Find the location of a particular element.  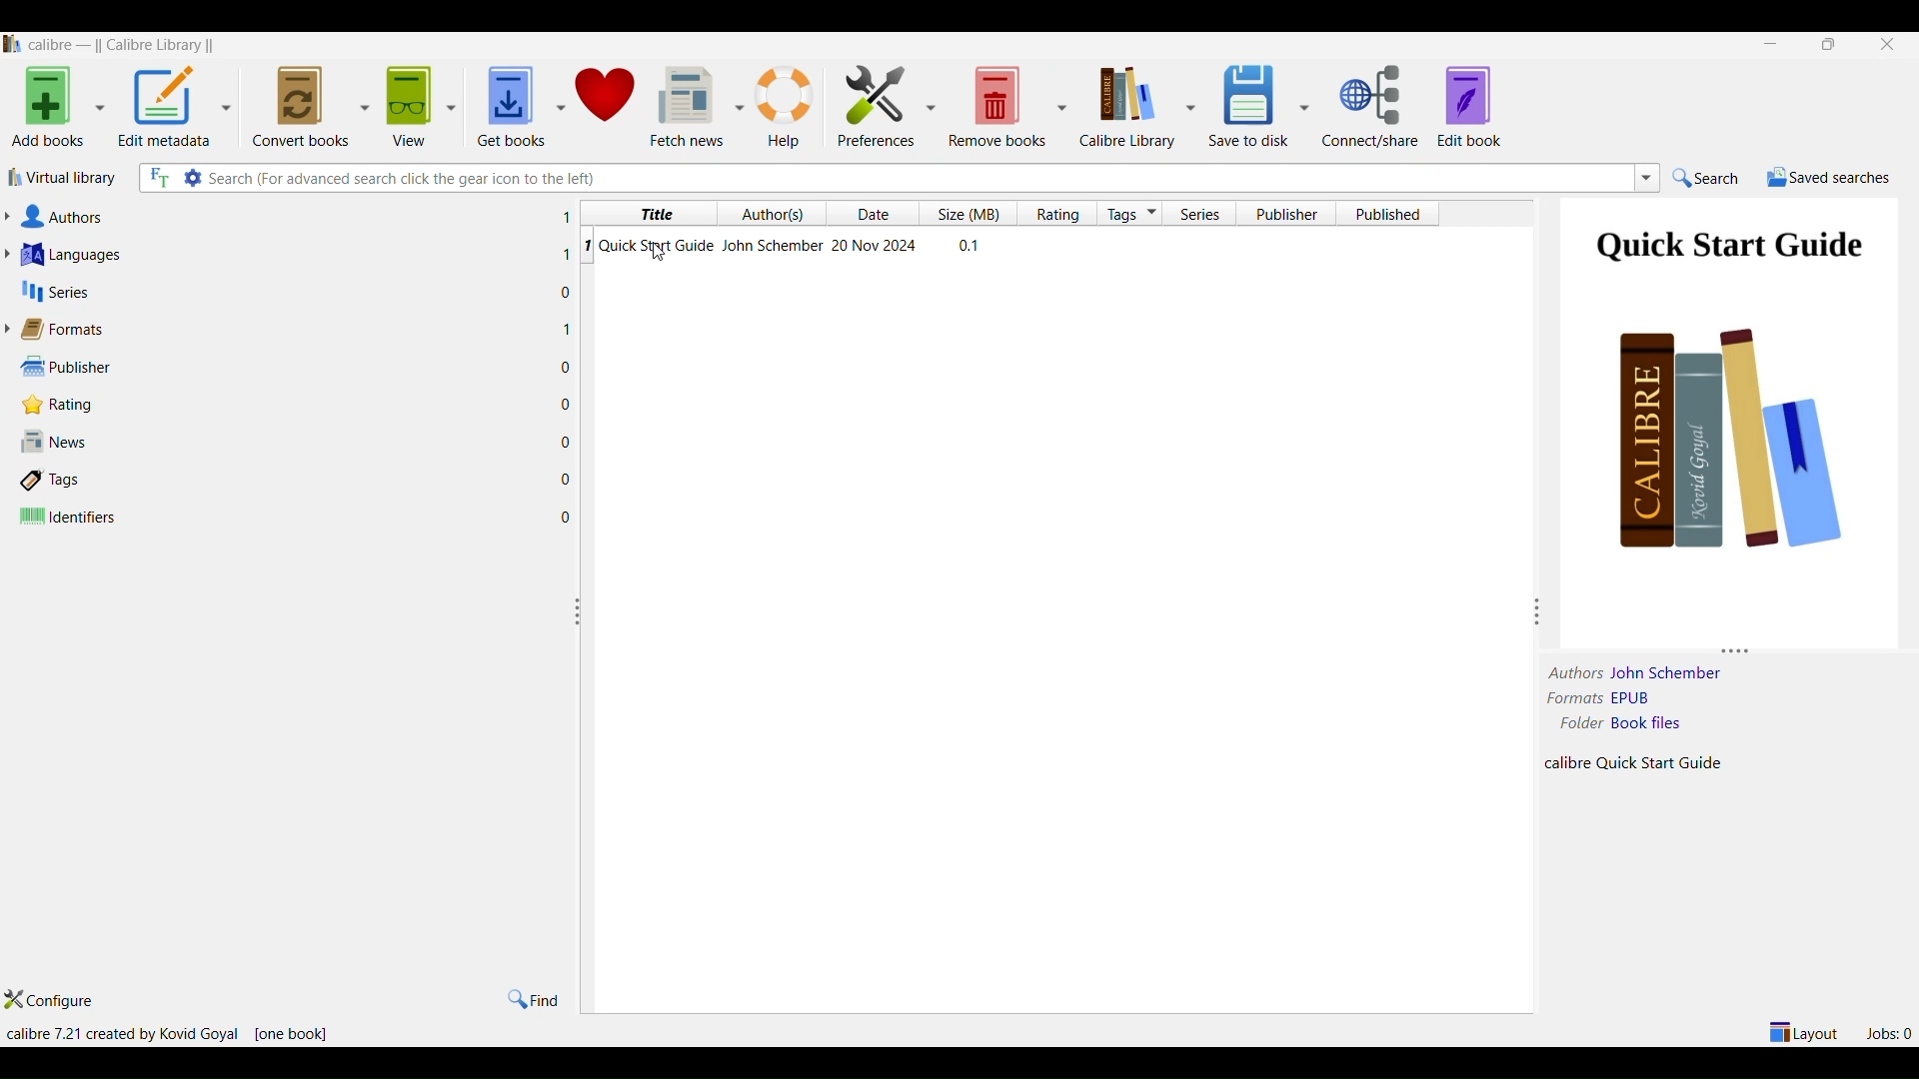

preferences is located at coordinates (877, 107).